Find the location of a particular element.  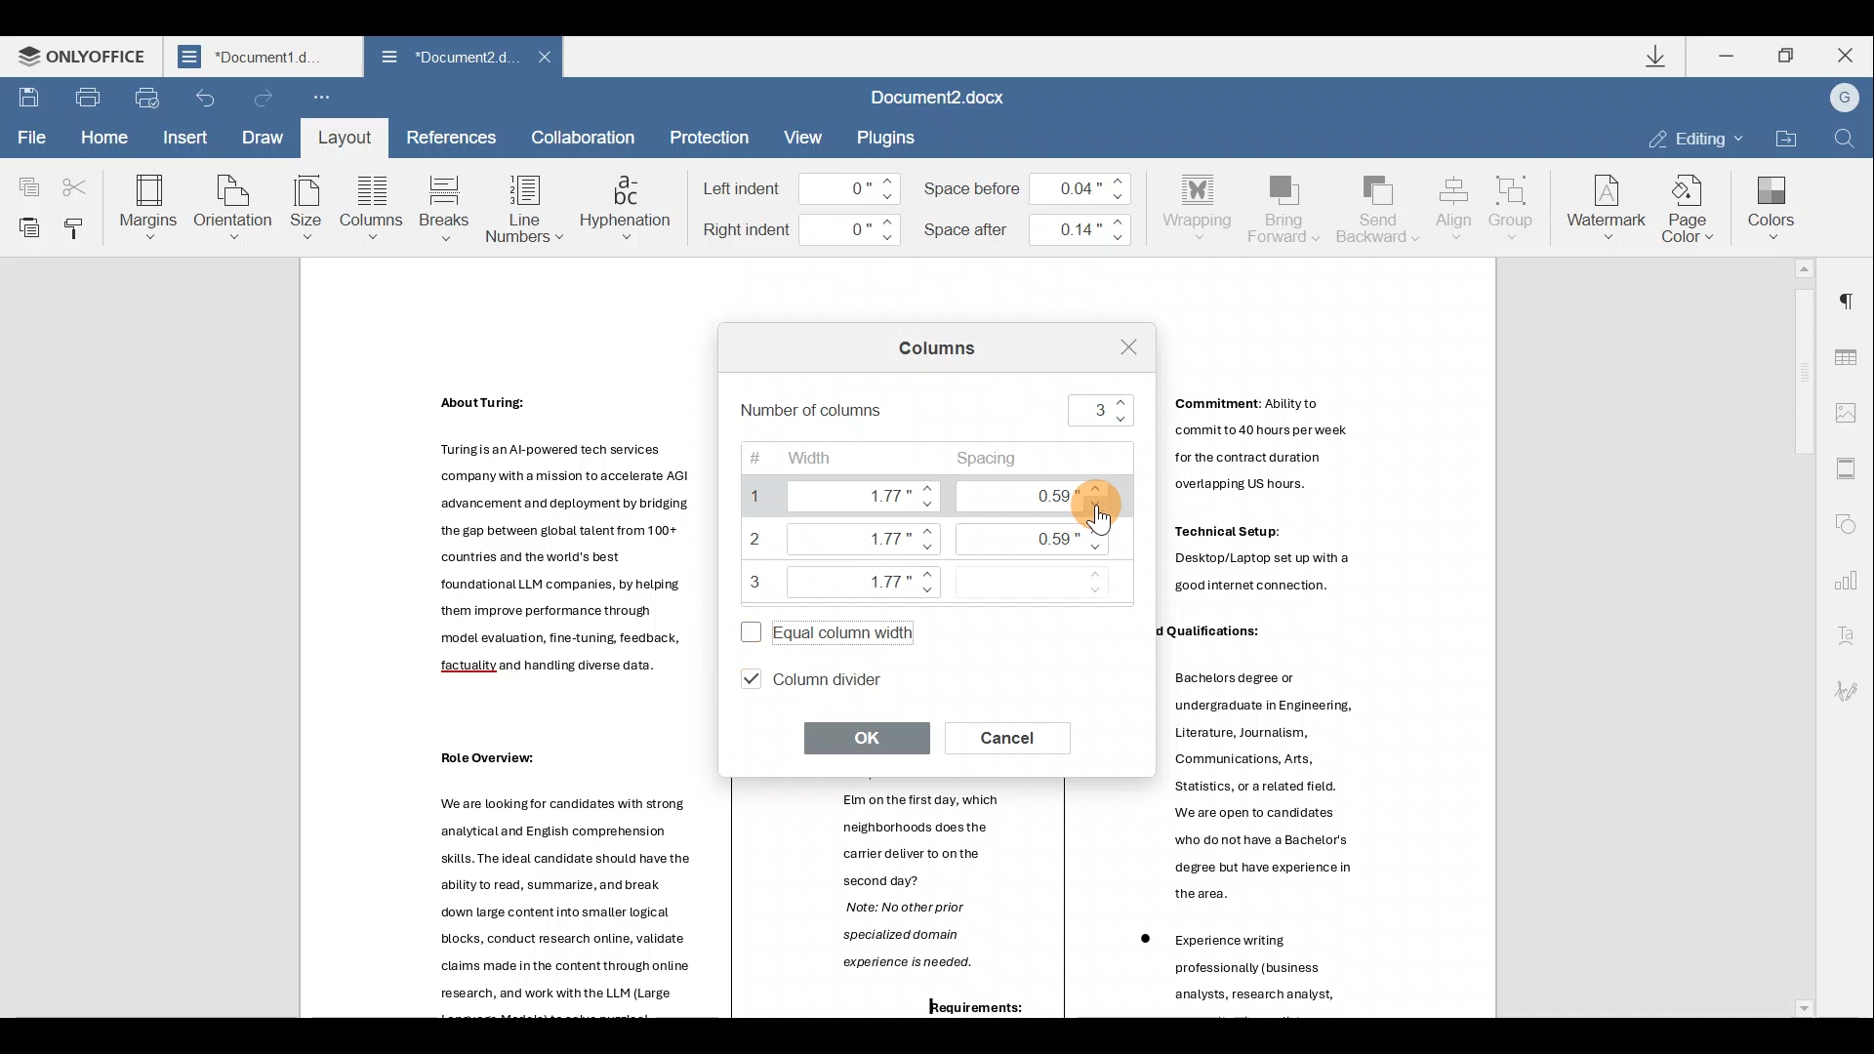

Header & footer settings is located at coordinates (1851, 473).